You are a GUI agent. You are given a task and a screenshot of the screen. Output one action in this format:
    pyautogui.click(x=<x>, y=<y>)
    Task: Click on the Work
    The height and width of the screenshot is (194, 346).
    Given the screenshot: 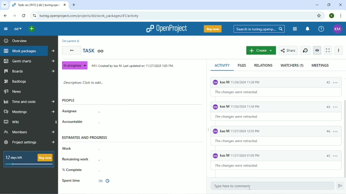 What is the action you would take?
    pyautogui.click(x=81, y=149)
    